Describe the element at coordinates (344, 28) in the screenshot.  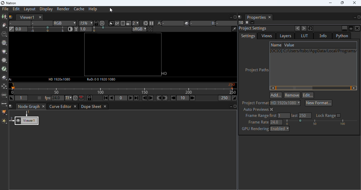
I see `minimize` at that location.